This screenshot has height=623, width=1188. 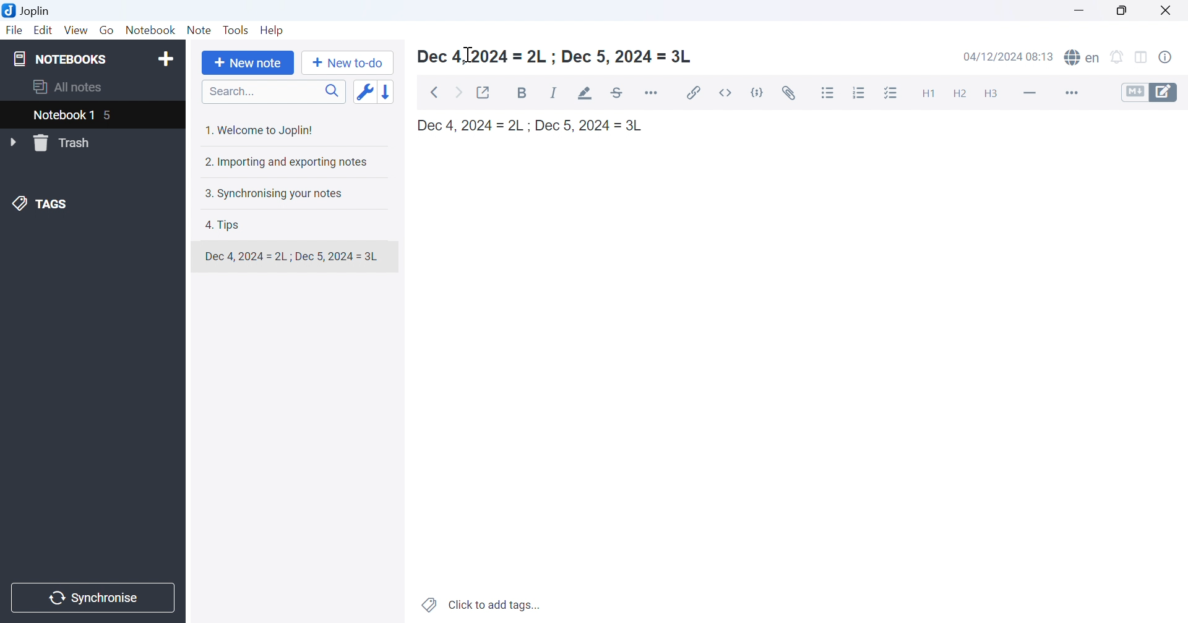 I want to click on Italic, so click(x=555, y=93).